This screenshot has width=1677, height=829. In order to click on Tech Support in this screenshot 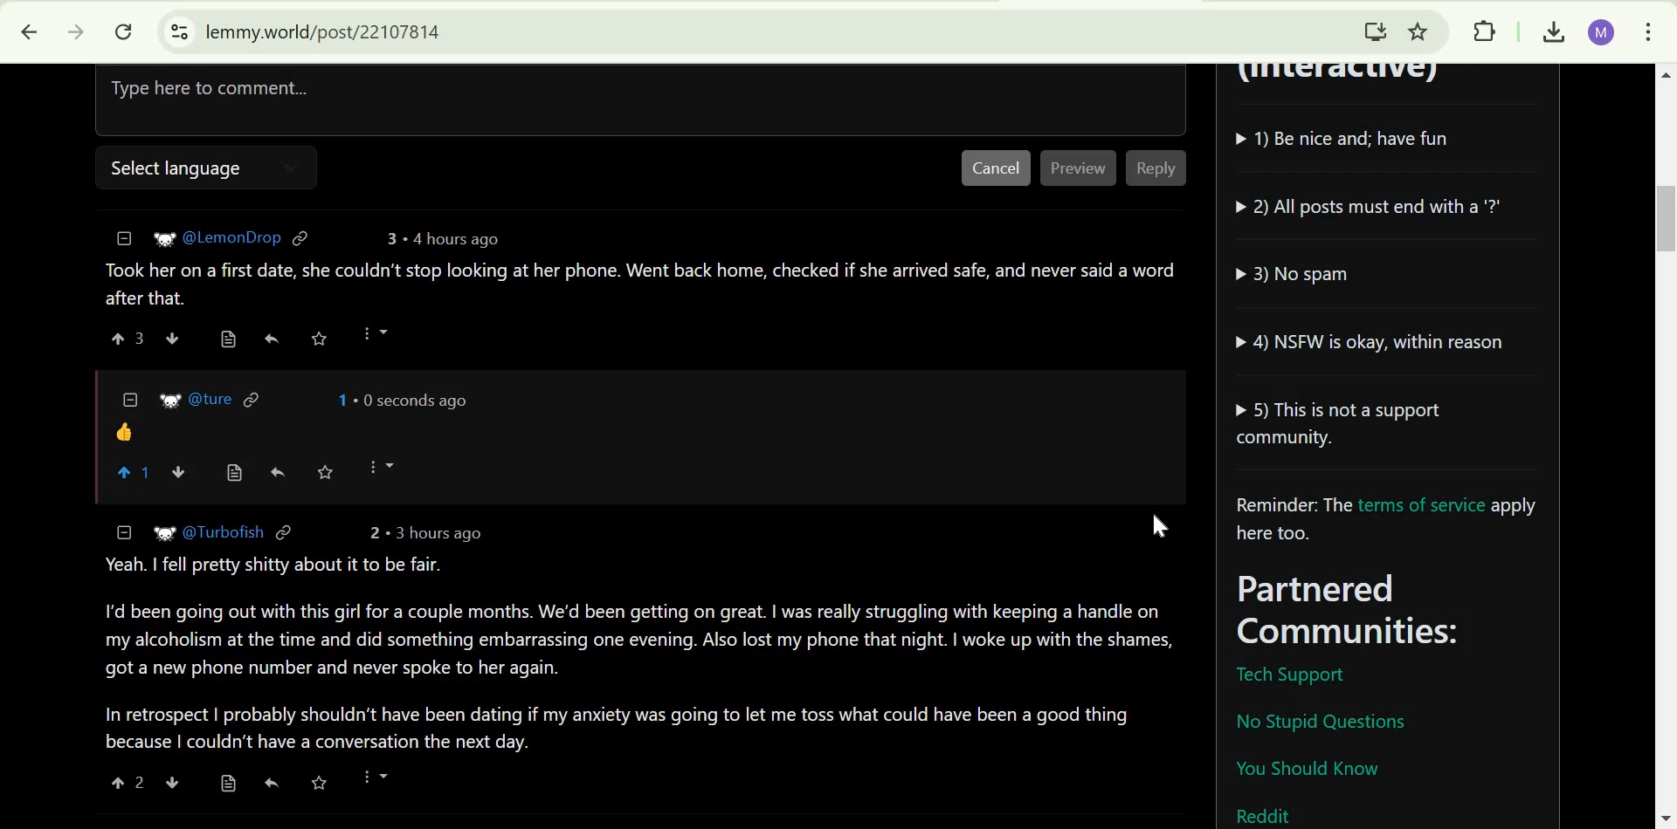, I will do `click(1289, 675)`.